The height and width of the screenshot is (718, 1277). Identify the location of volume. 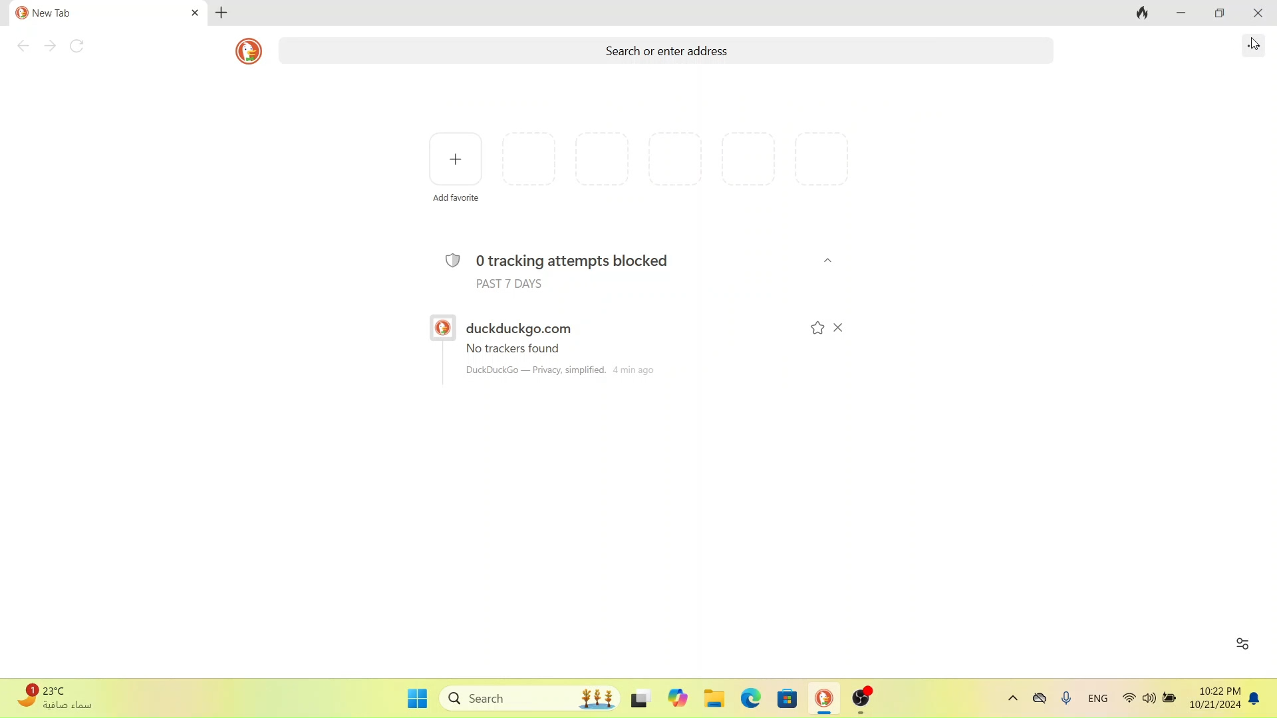
(1148, 704).